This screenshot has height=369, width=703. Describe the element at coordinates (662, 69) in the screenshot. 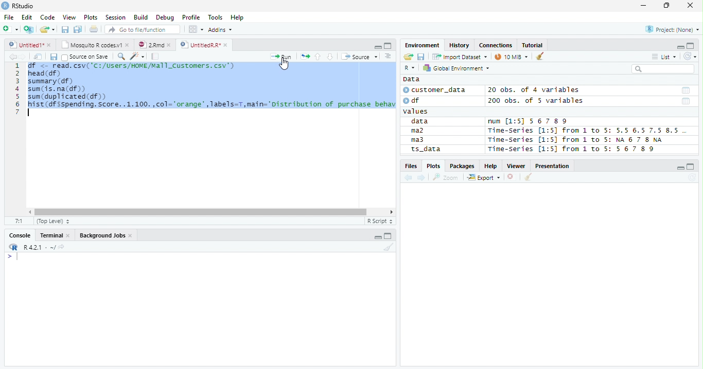

I see `Search` at that location.